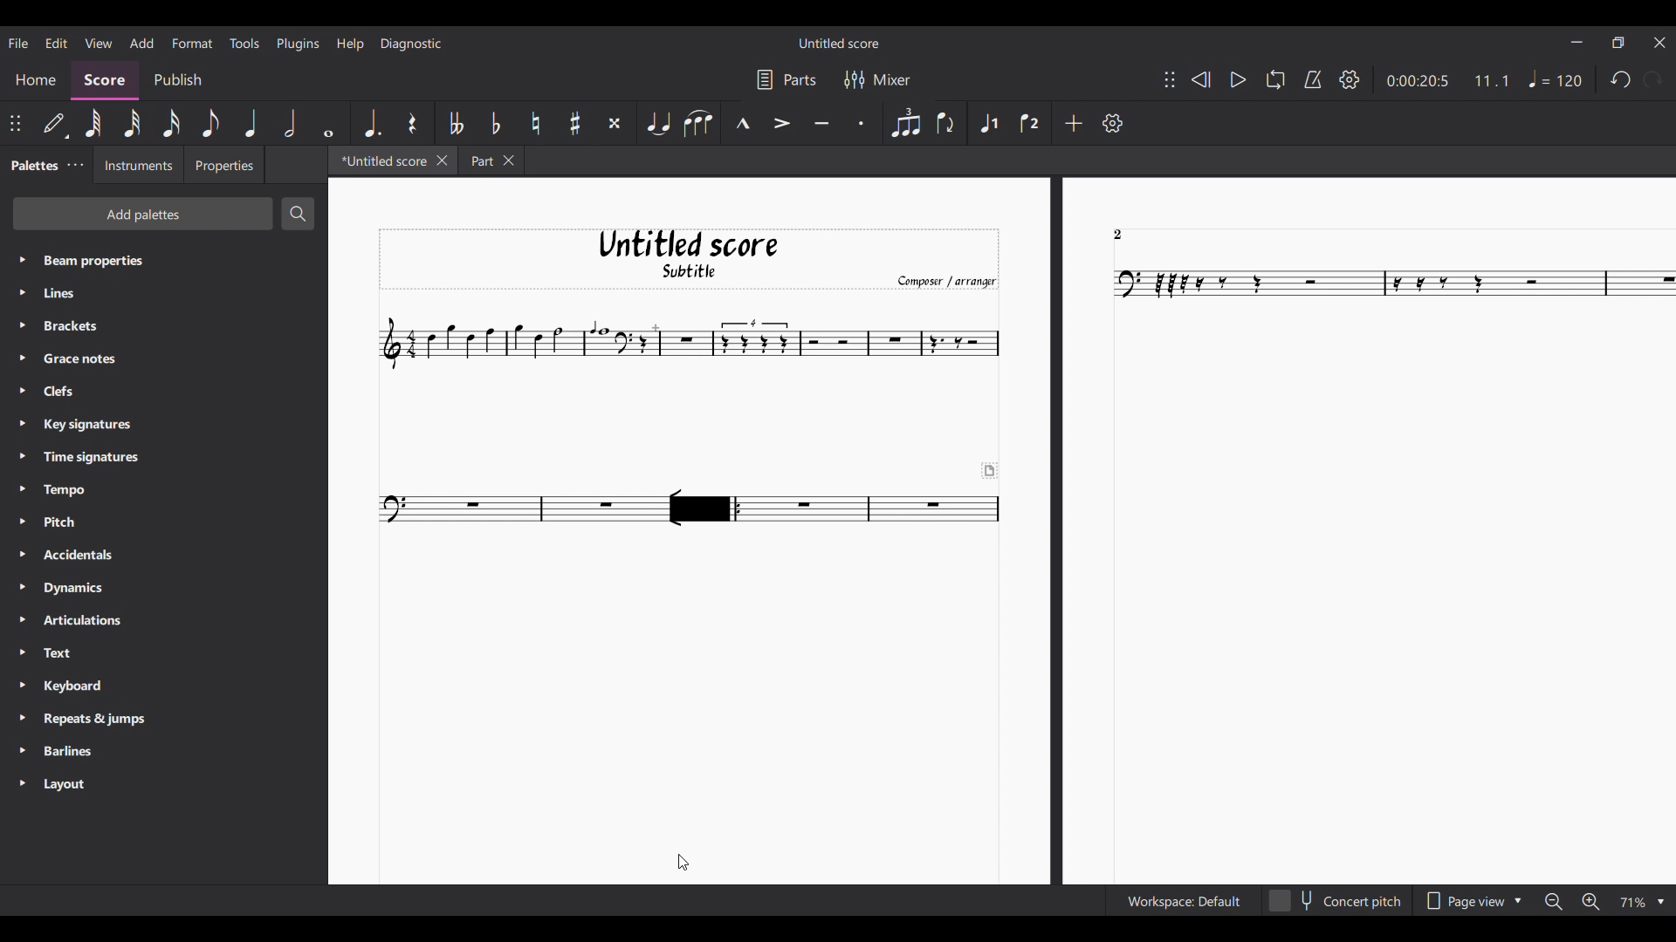 The height and width of the screenshot is (942, 1676). What do you see at coordinates (138, 165) in the screenshot?
I see `Instruments tab` at bounding box center [138, 165].